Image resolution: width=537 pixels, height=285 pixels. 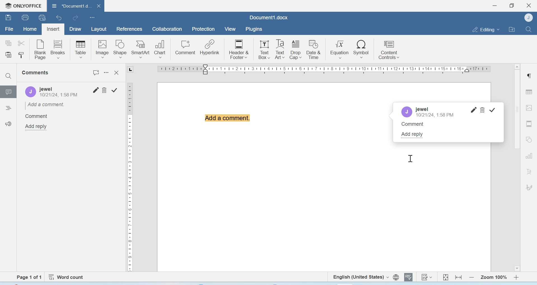 What do you see at coordinates (102, 49) in the screenshot?
I see `Image` at bounding box center [102, 49].